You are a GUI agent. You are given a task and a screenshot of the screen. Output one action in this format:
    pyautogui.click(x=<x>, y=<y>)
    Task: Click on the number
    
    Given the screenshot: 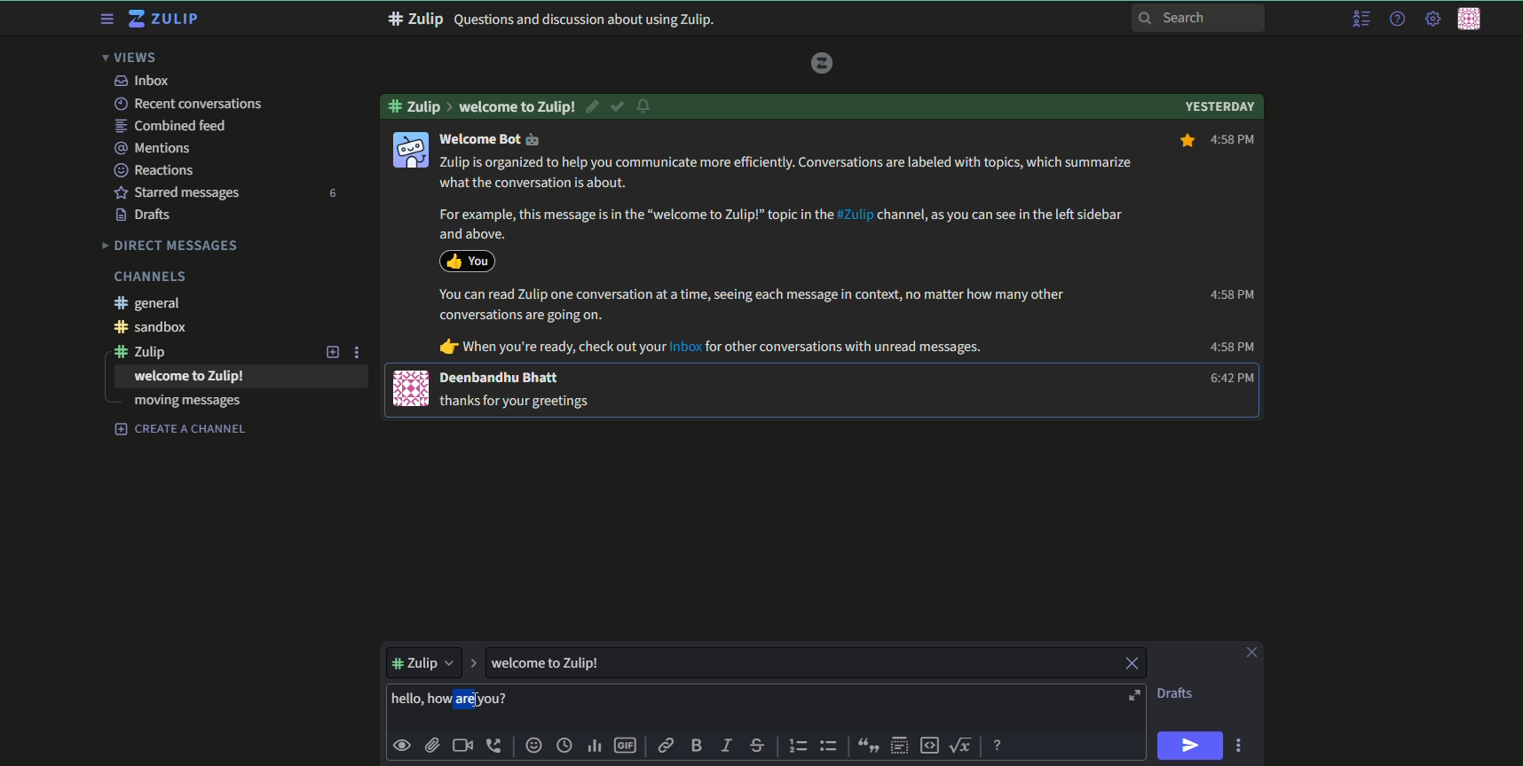 What is the action you would take?
    pyautogui.click(x=331, y=193)
    